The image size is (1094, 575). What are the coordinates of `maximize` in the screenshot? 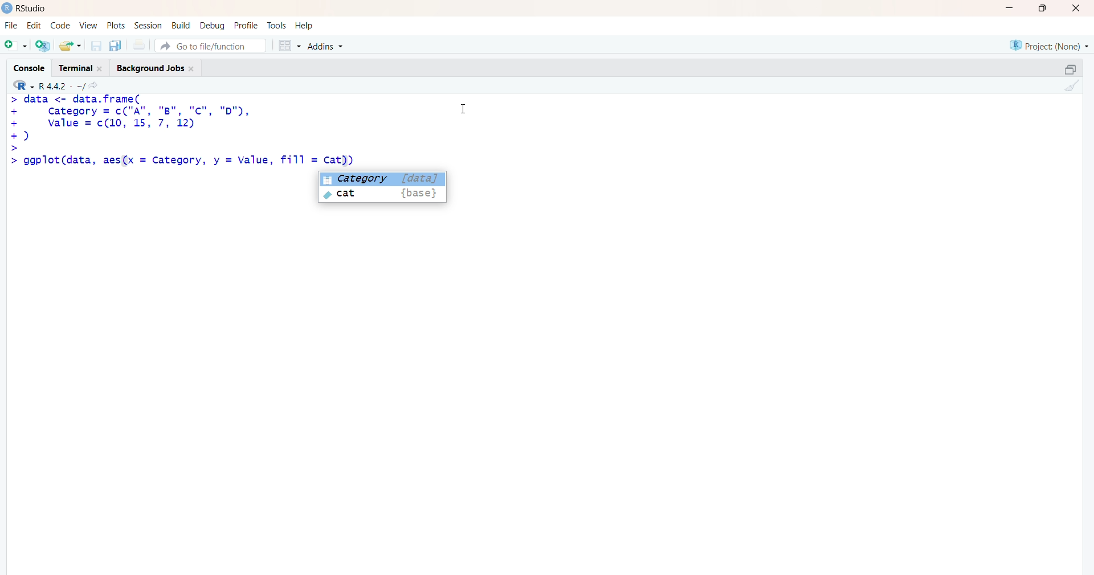 It's located at (1070, 69).